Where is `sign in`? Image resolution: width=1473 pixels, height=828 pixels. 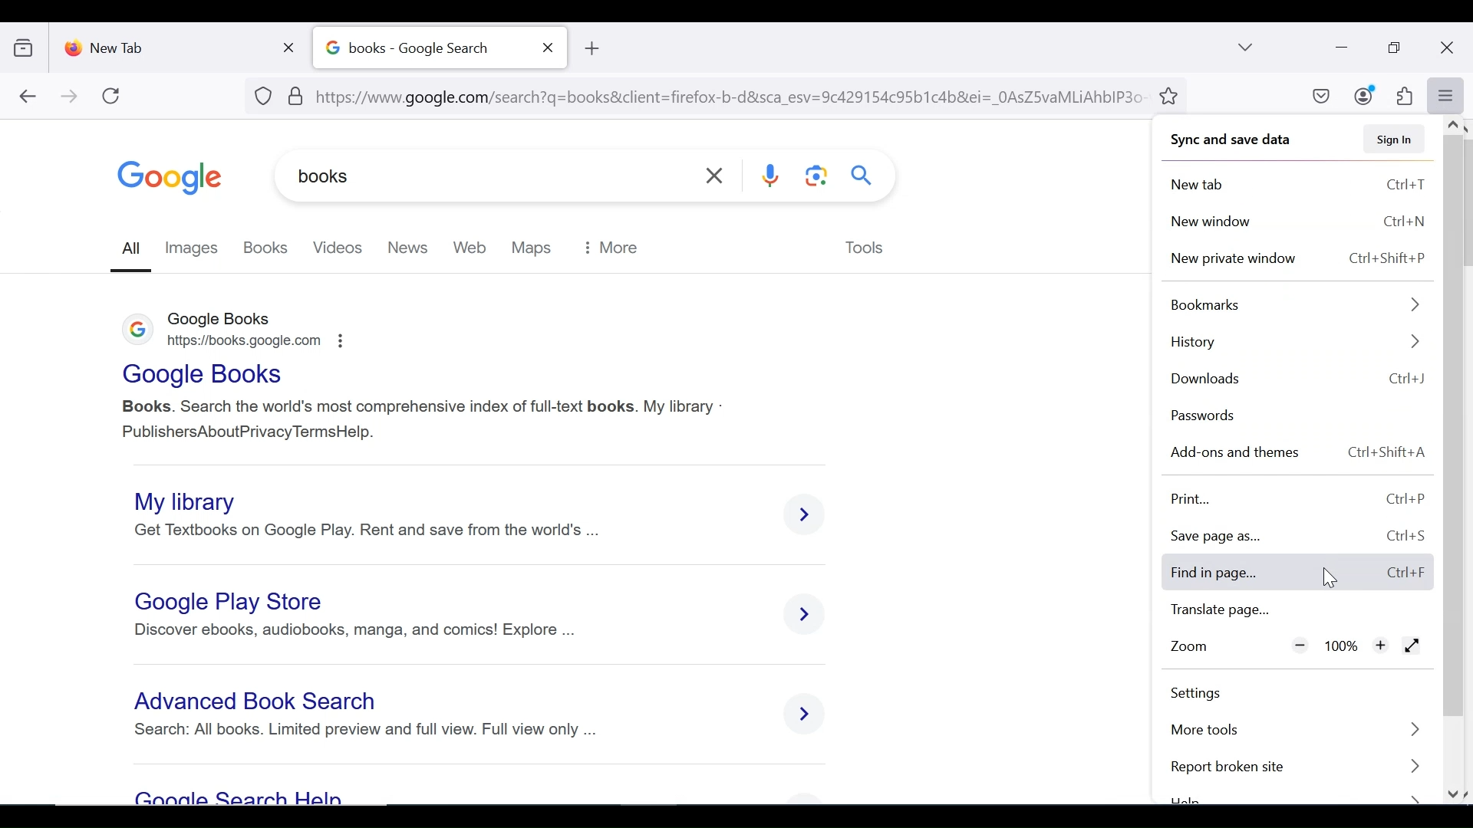 sign in is located at coordinates (1393, 139).